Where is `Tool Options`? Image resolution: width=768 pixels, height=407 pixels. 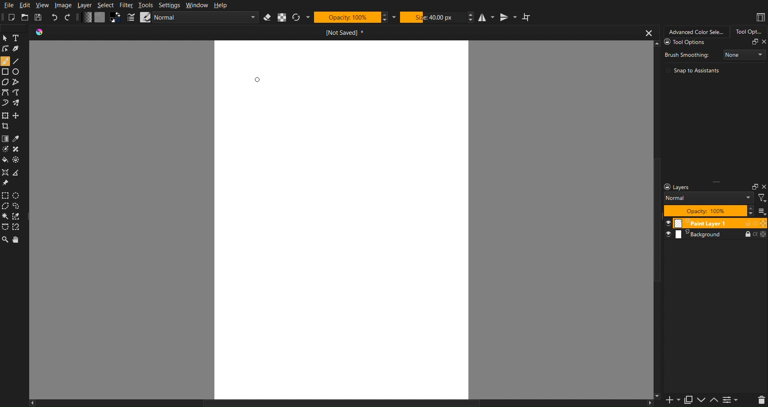
Tool Options is located at coordinates (748, 32).